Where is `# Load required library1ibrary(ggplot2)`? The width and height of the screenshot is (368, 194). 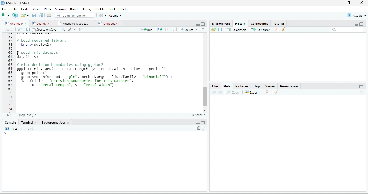
# Load required library1ibrary(ggplot2) is located at coordinates (42, 43).